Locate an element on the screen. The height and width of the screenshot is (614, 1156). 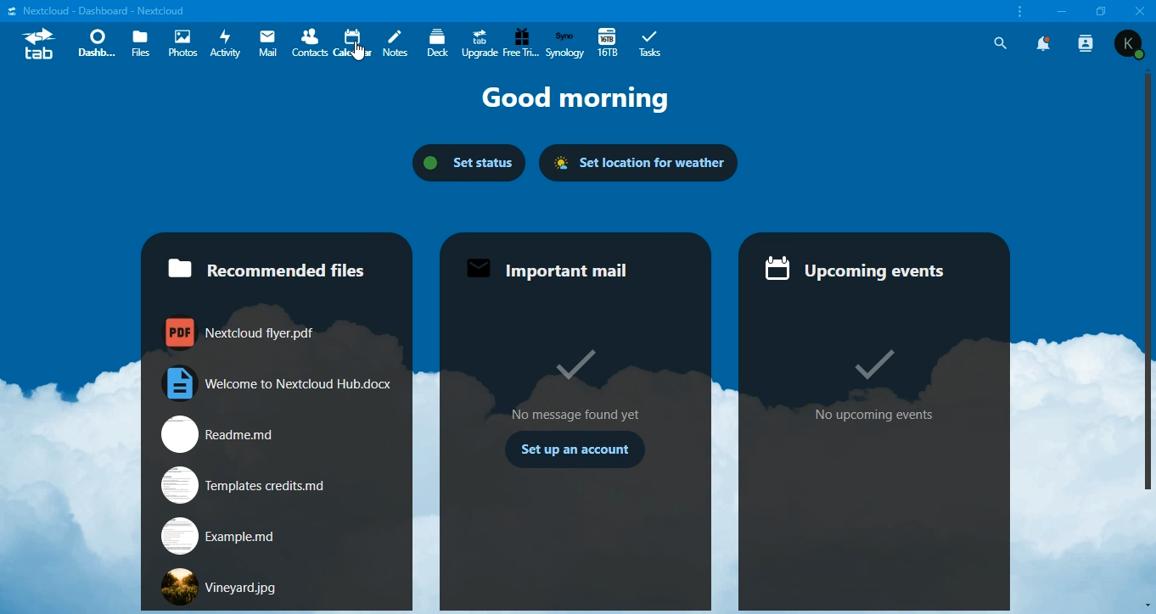
No message found yet is located at coordinates (577, 414).